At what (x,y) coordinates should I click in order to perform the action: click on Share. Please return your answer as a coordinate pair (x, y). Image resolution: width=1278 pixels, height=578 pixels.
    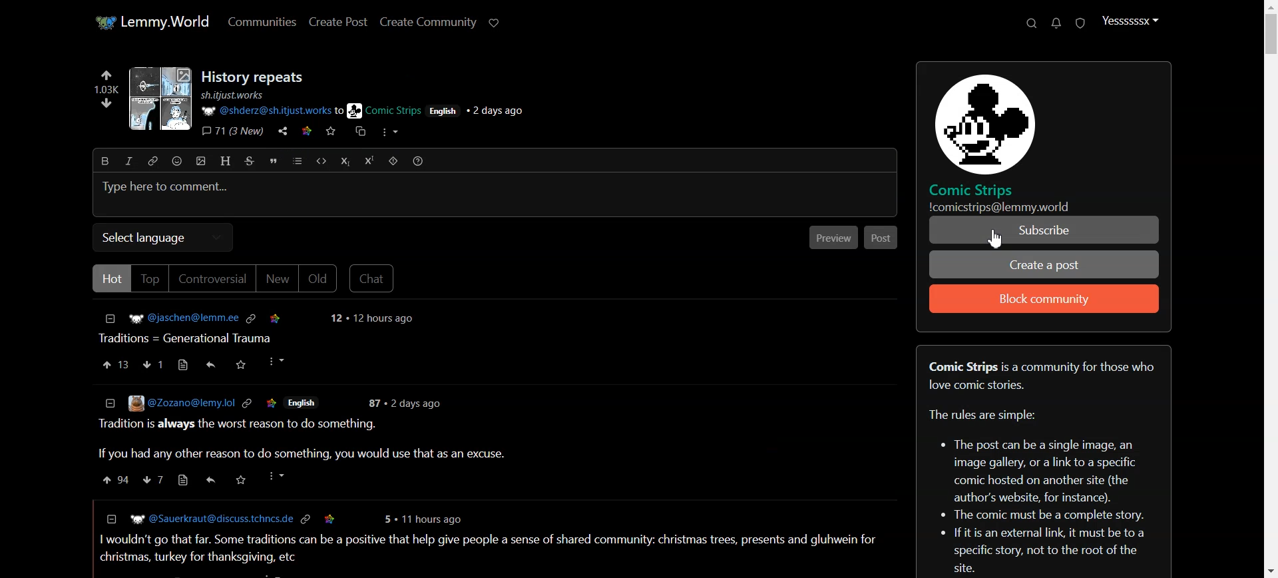
    Looking at the image, I should click on (210, 363).